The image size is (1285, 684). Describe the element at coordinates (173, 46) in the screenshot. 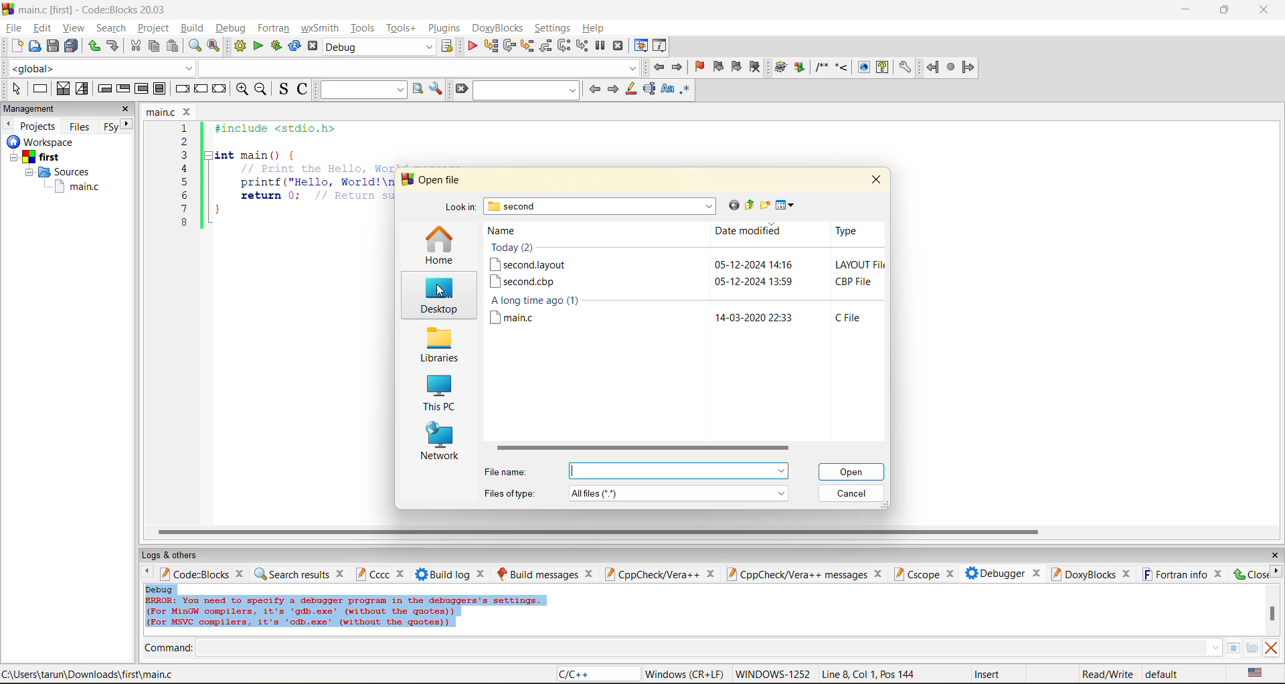

I see `paste` at that location.